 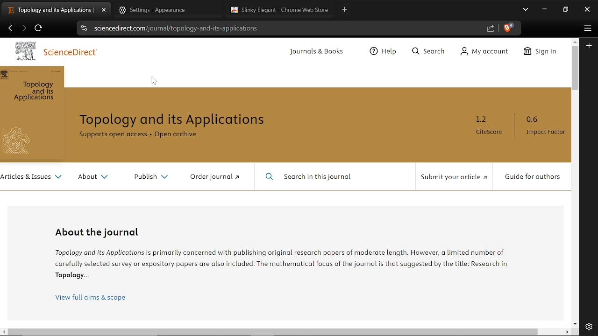 What do you see at coordinates (286, 28) in the screenshot?
I see `Cite link` at bounding box center [286, 28].